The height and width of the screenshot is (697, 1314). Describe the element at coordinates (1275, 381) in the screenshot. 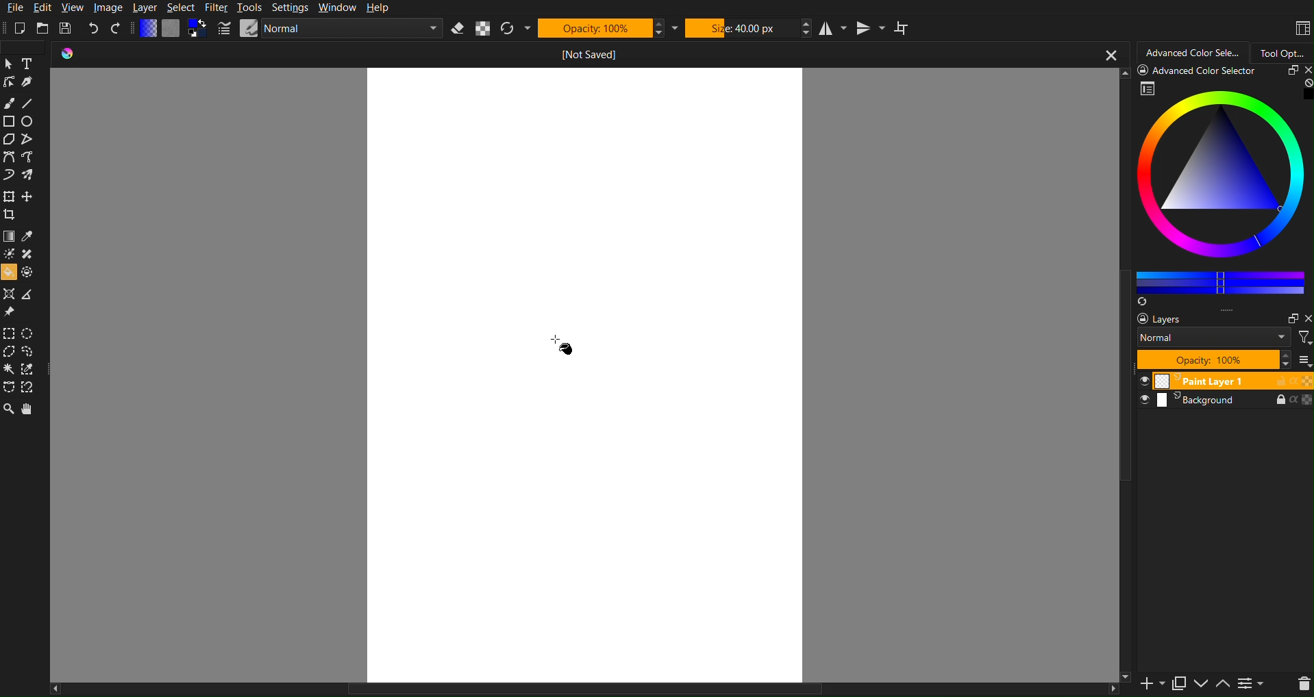

I see `lock` at that location.